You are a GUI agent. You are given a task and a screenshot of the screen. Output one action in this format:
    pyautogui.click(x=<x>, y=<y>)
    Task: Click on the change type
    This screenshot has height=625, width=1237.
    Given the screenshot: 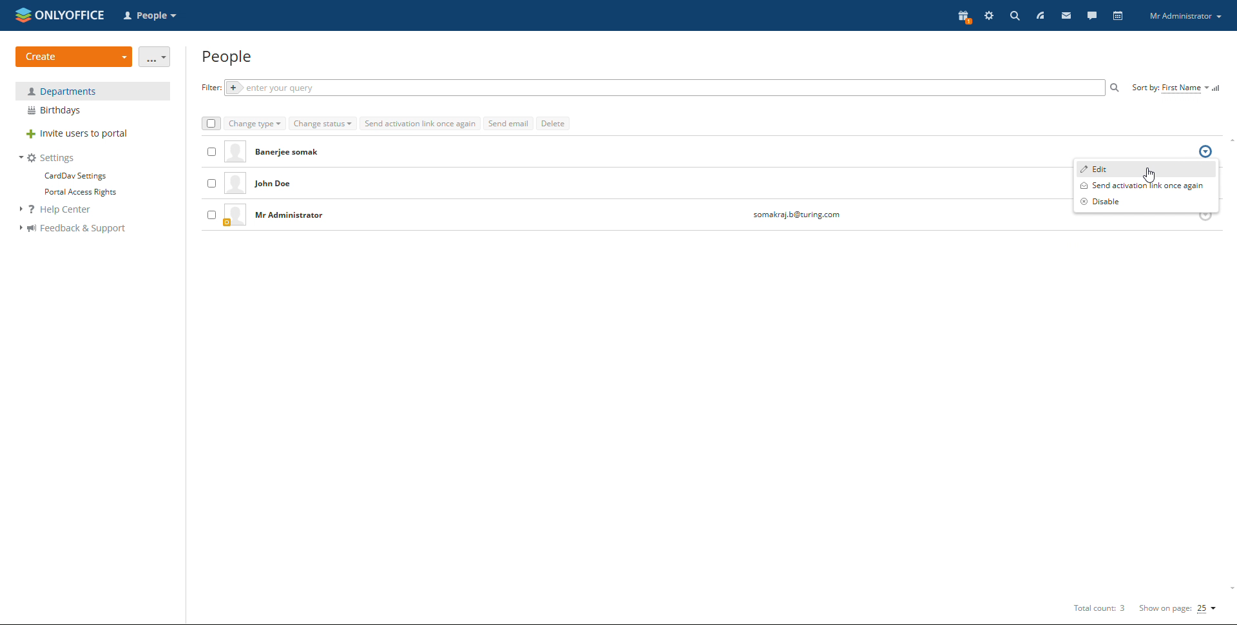 What is the action you would take?
    pyautogui.click(x=255, y=124)
    